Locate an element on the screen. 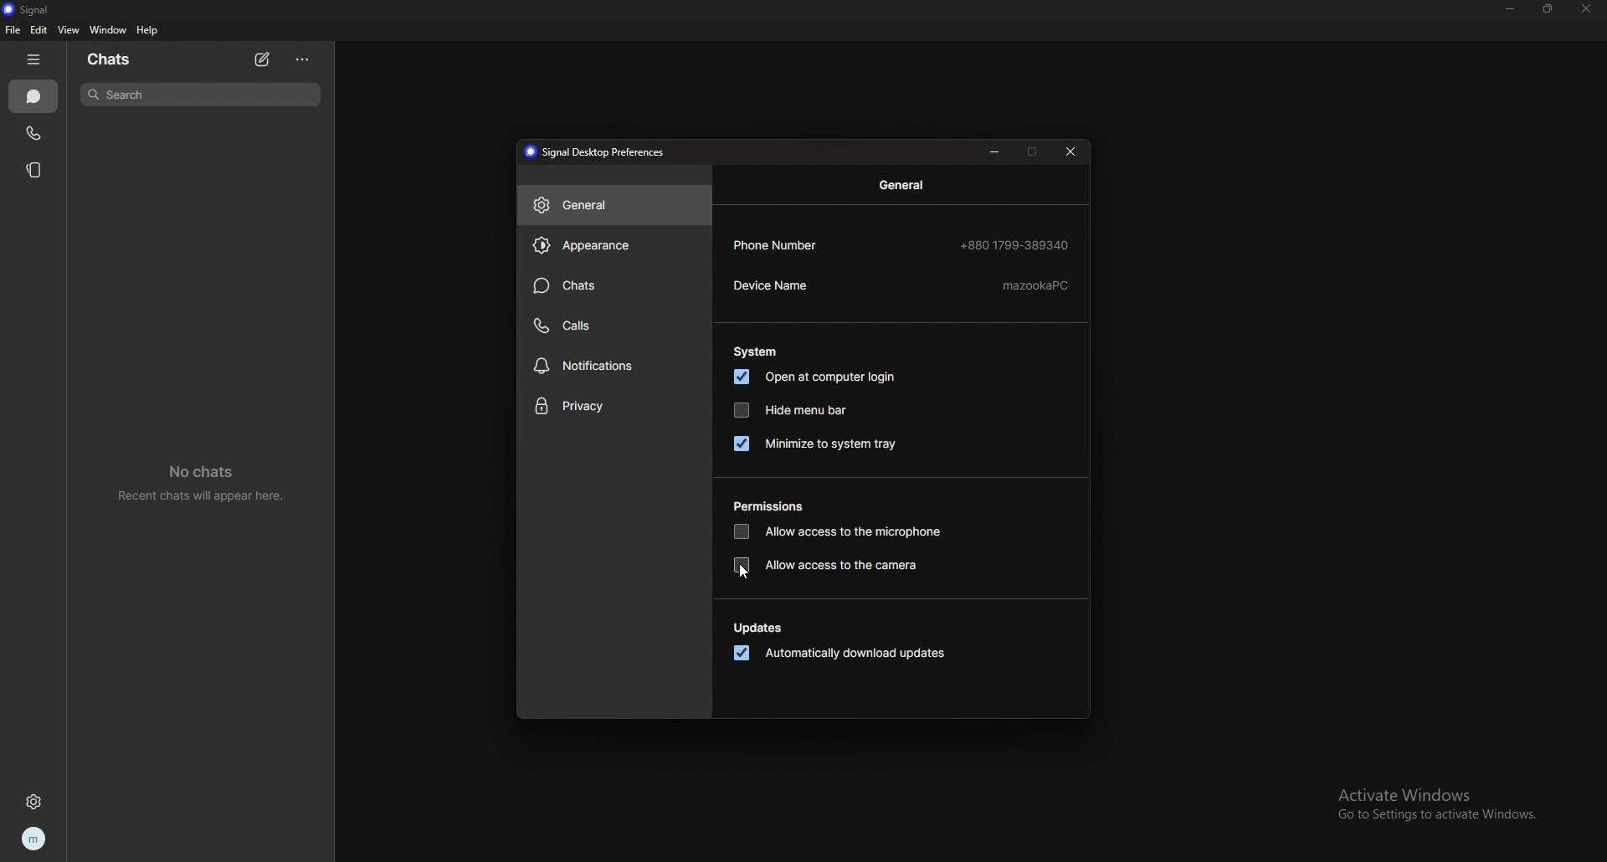 This screenshot has width=1607, height=862. hide menu bar is located at coordinates (789, 409).